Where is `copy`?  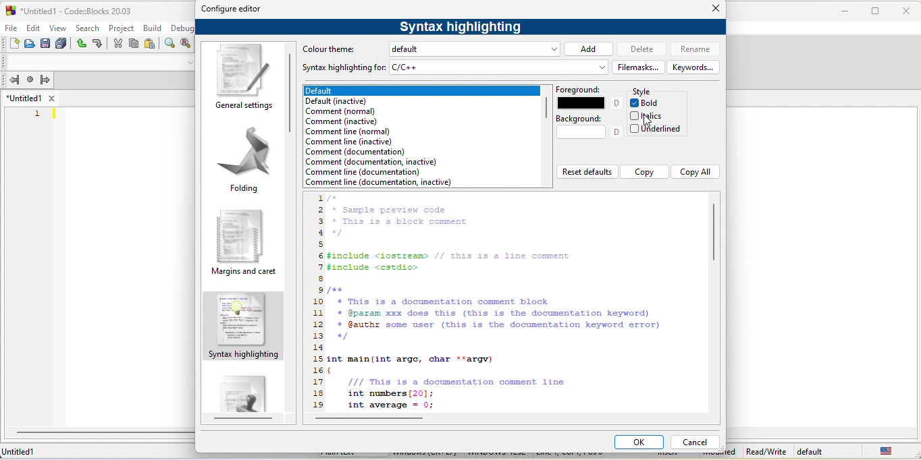
copy is located at coordinates (644, 172).